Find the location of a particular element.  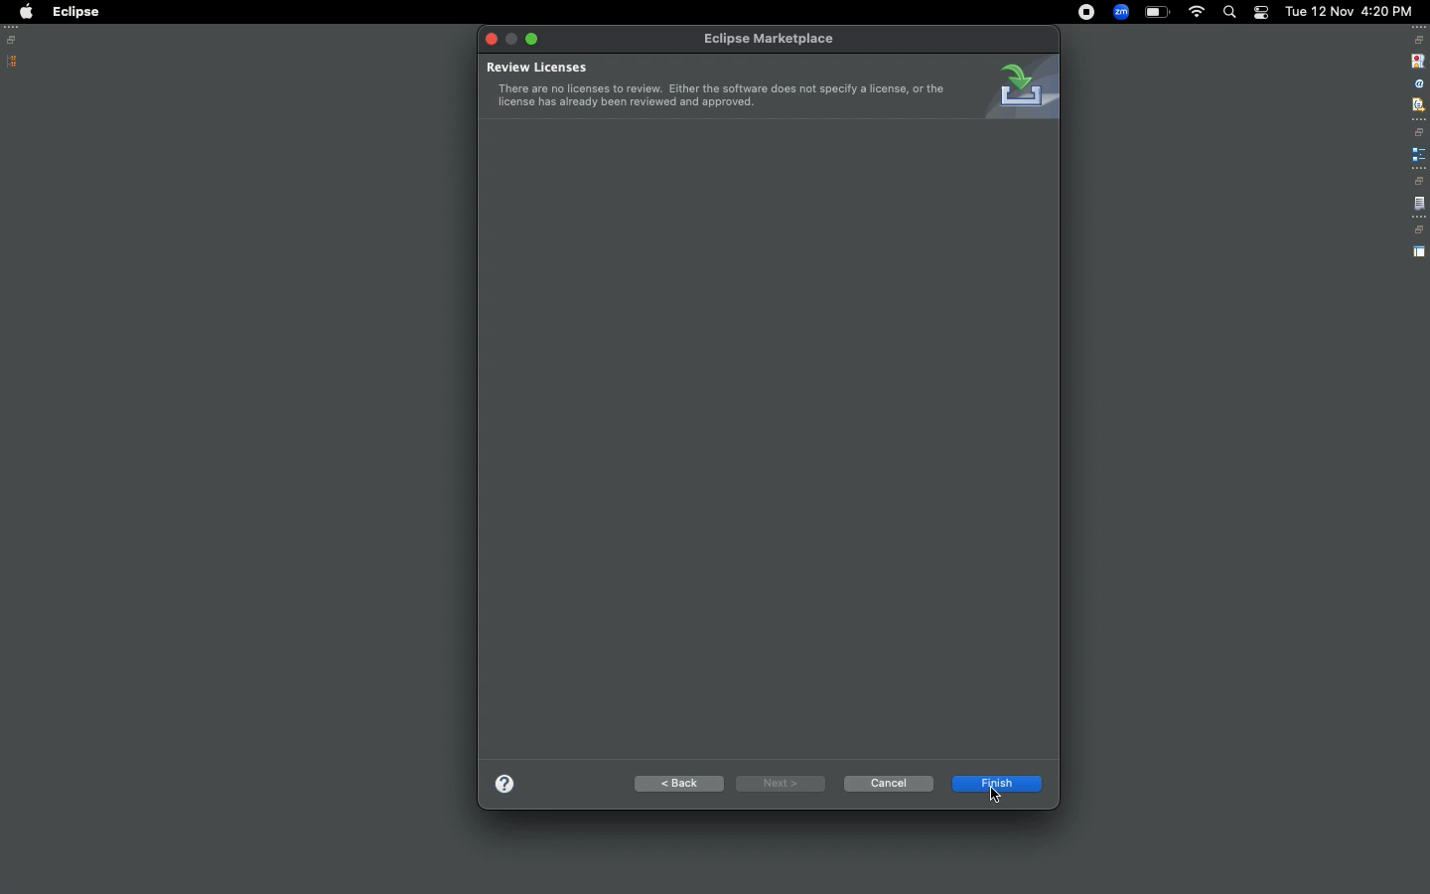

perspective is located at coordinates (1419, 252).